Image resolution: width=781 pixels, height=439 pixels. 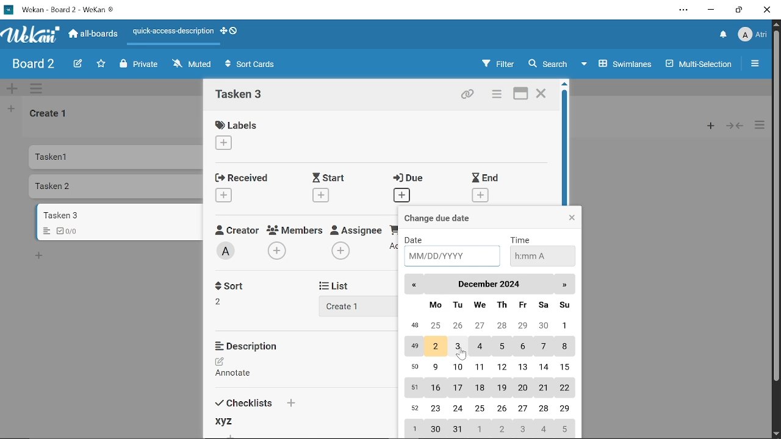 What do you see at coordinates (707, 126) in the screenshot?
I see `Add card to the top of the list` at bounding box center [707, 126].